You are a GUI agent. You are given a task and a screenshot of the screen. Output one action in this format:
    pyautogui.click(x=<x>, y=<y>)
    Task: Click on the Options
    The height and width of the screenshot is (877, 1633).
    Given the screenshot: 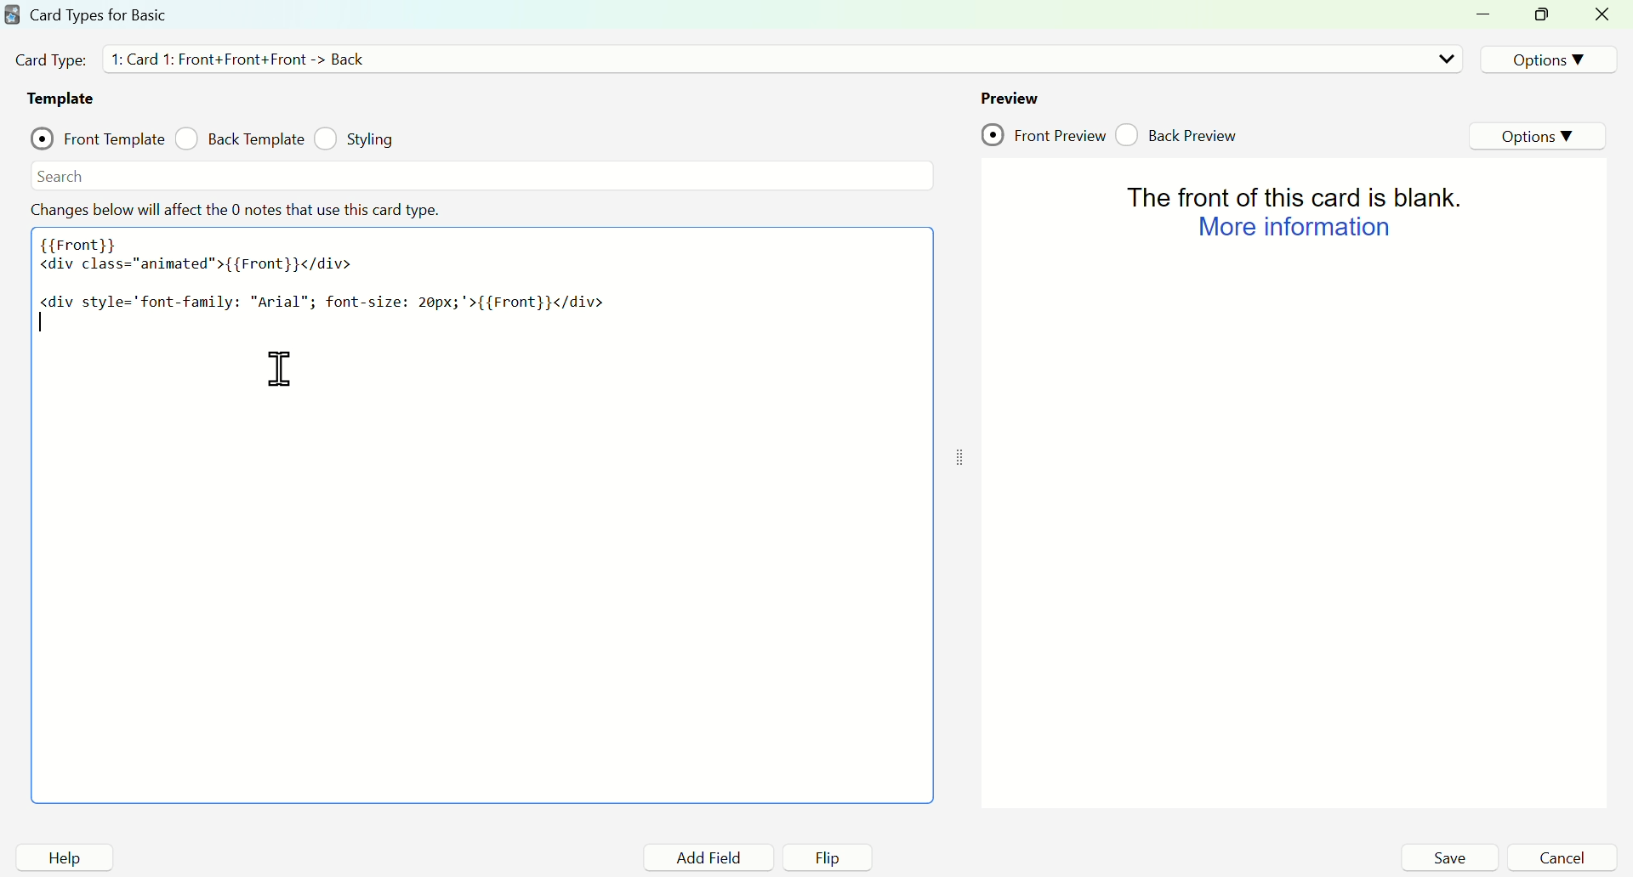 What is the action you would take?
    pyautogui.click(x=1545, y=59)
    